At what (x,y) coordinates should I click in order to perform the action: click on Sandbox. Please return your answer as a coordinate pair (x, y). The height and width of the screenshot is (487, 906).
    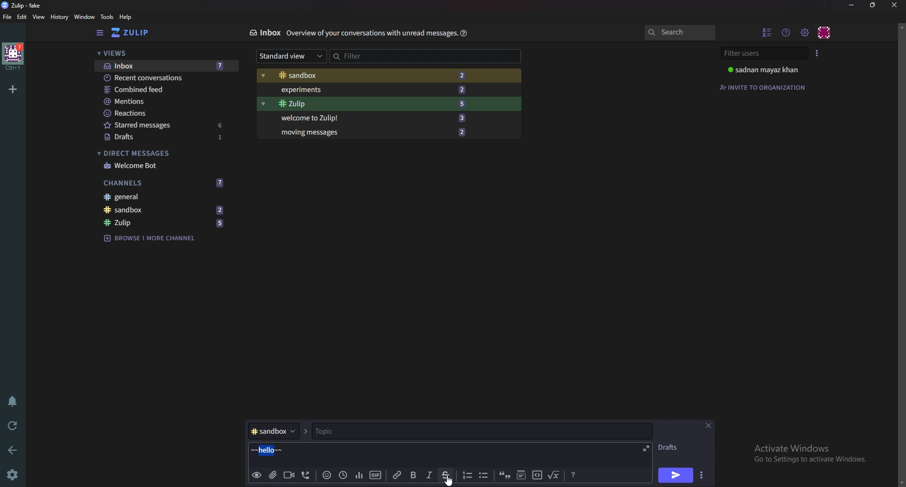
    Looking at the image, I should click on (371, 76).